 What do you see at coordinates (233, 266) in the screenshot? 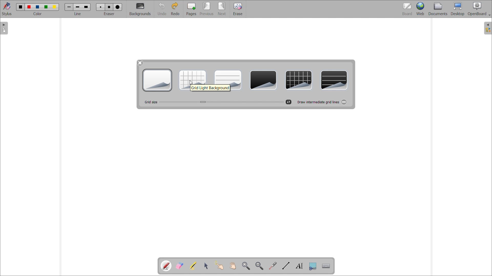
I see `Scroll page` at bounding box center [233, 266].